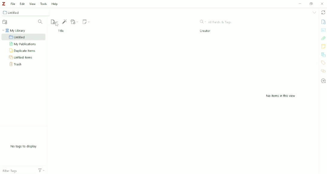 The height and width of the screenshot is (174, 327). Describe the element at coordinates (322, 4) in the screenshot. I see `Close` at that location.